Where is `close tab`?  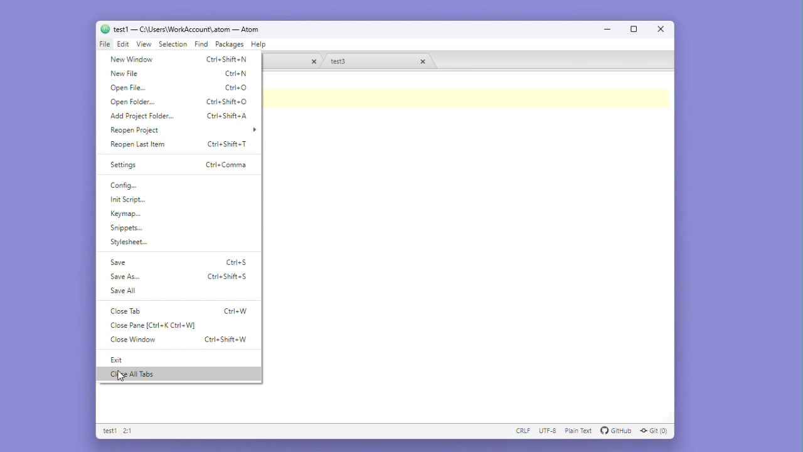 close tab is located at coordinates (130, 312).